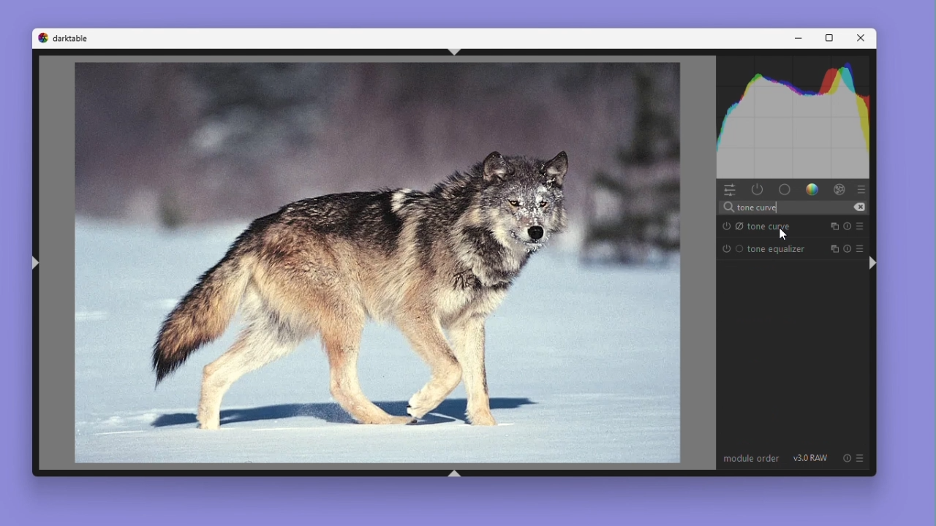  What do you see at coordinates (847, 226) in the screenshot?
I see `Reset parameters` at bounding box center [847, 226].